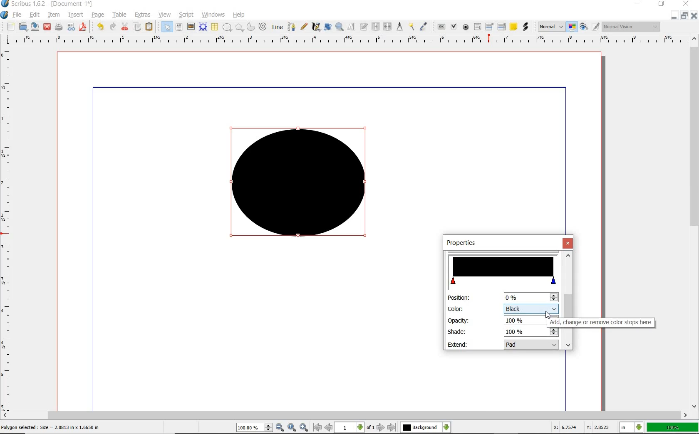 The image size is (699, 434). Describe the element at coordinates (280, 428) in the screenshot. I see `zoom in` at that location.